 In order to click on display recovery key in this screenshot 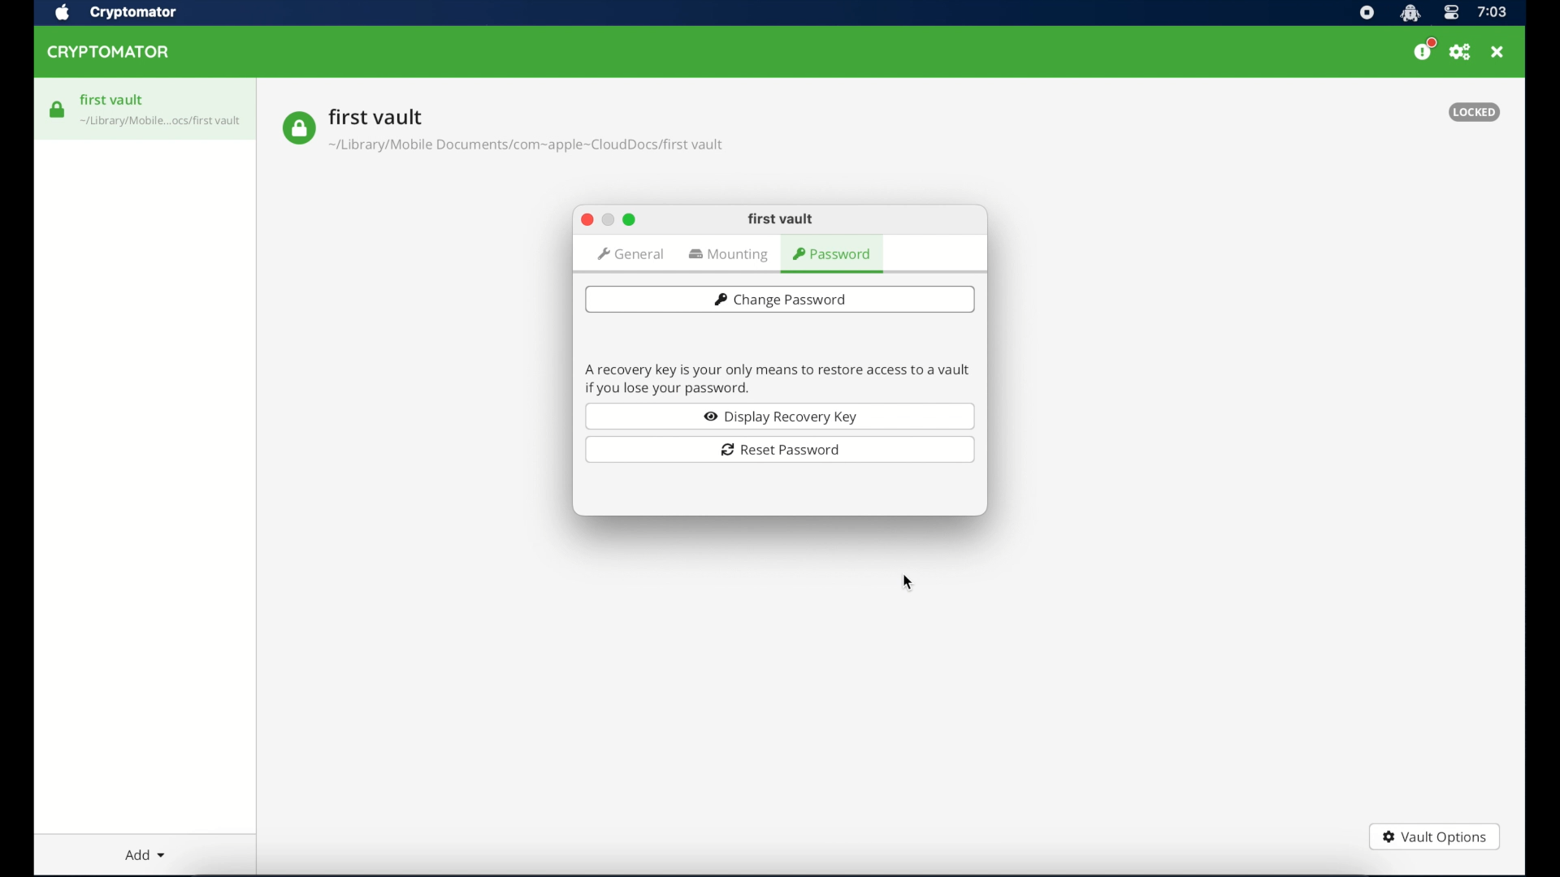, I will do `click(780, 416)`.